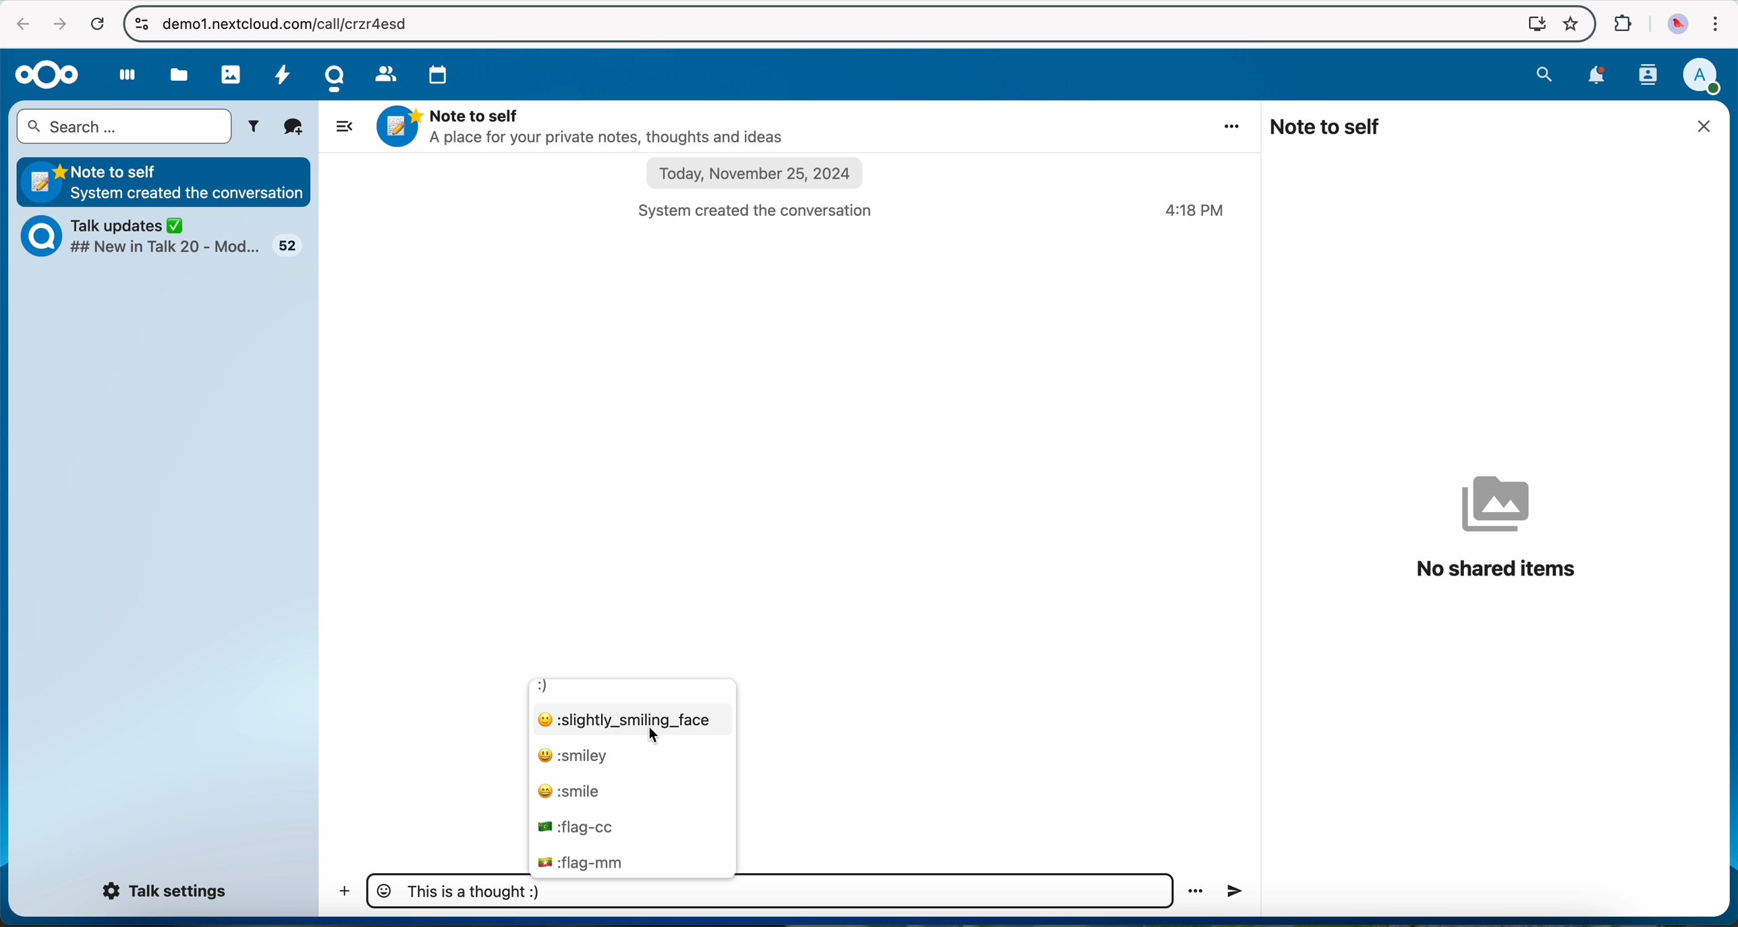  What do you see at coordinates (1544, 74) in the screenshot?
I see `search` at bounding box center [1544, 74].